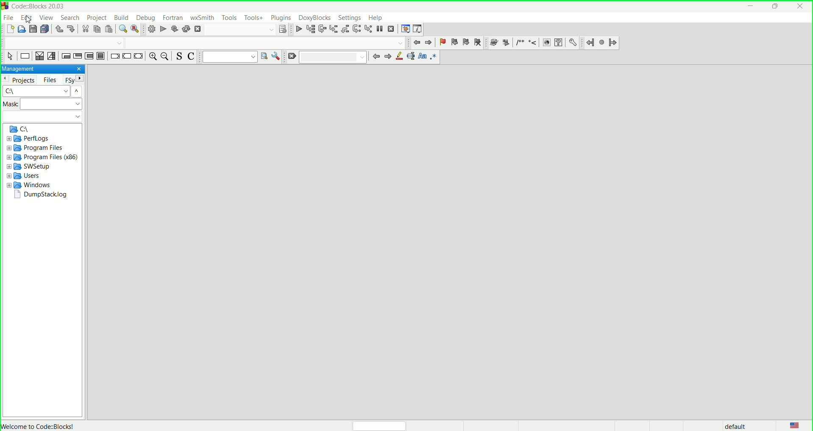 The width and height of the screenshot is (813, 431). What do you see at coordinates (333, 58) in the screenshot?
I see `textbox` at bounding box center [333, 58].